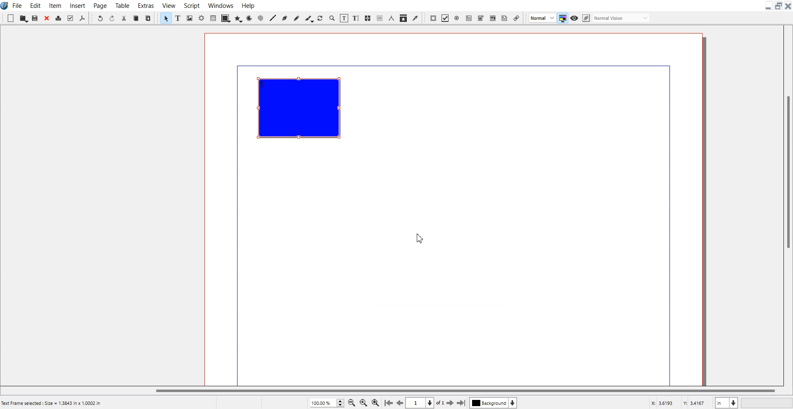 The height and width of the screenshot is (409, 793). I want to click on Link Annotation, so click(516, 17).